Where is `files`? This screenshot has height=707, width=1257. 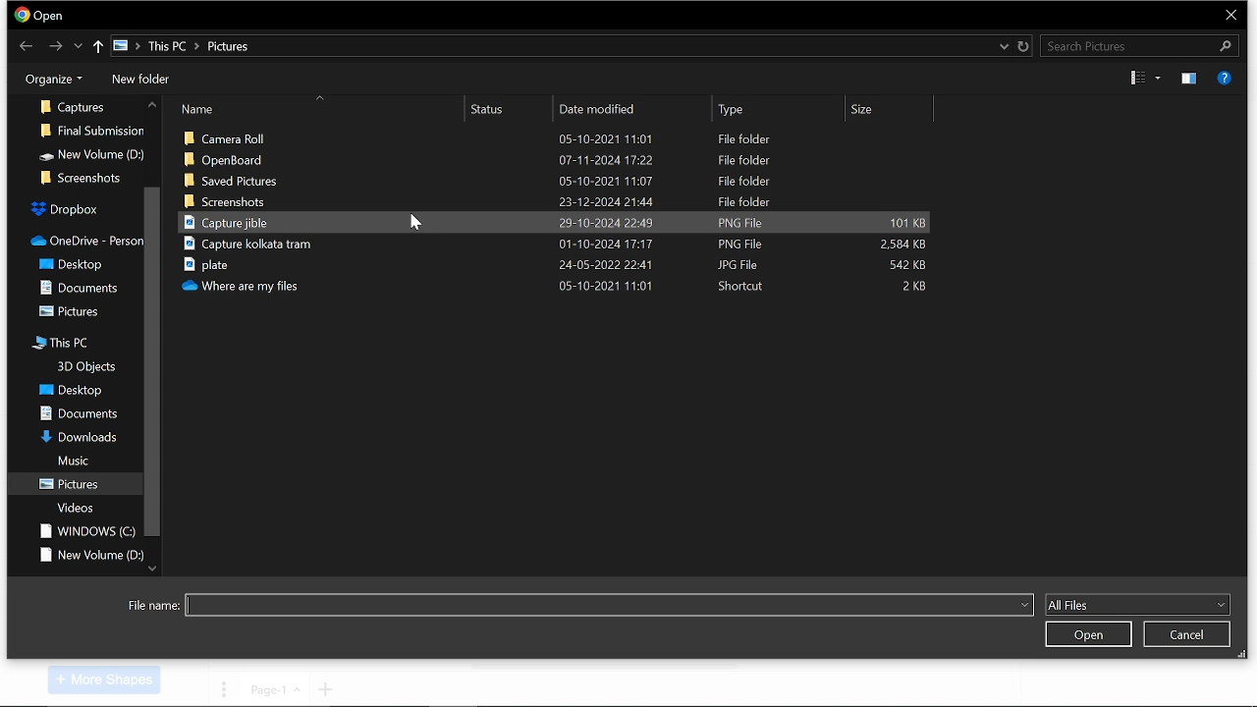
files is located at coordinates (558, 265).